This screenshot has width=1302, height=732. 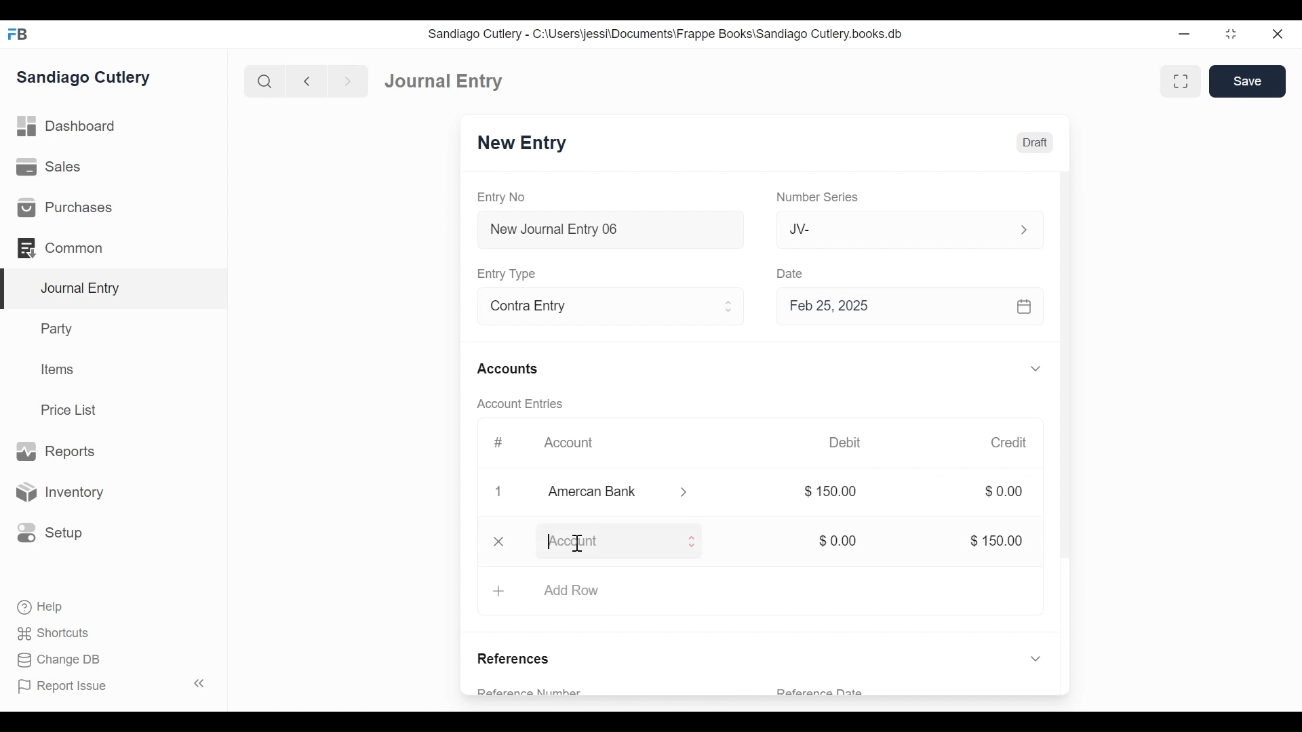 What do you see at coordinates (57, 633) in the screenshot?
I see `Shortcuts` at bounding box center [57, 633].